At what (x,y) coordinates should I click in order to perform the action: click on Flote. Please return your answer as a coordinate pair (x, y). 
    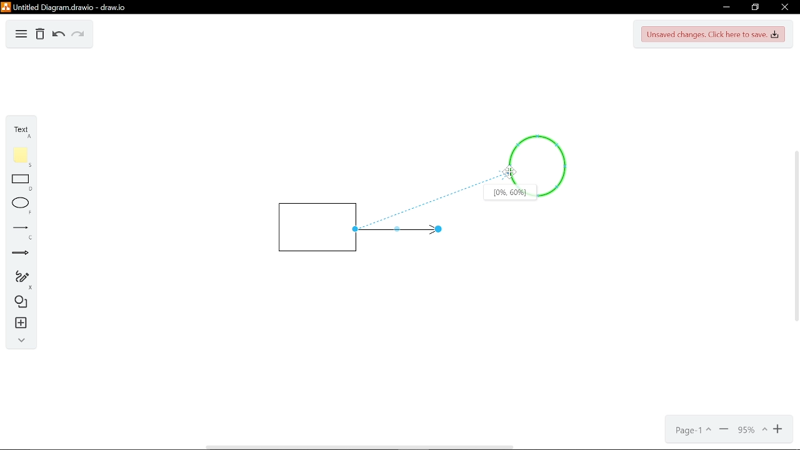
    Looking at the image, I should click on (19, 157).